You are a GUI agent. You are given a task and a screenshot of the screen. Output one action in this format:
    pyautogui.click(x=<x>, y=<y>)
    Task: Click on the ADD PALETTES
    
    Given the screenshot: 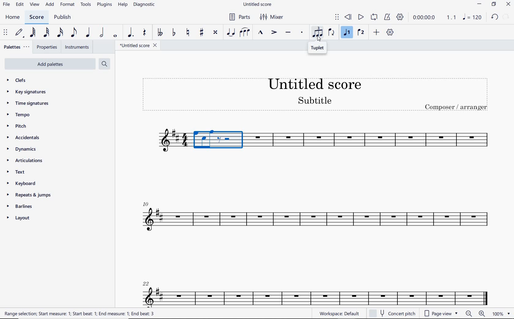 What is the action you would take?
    pyautogui.click(x=49, y=64)
    